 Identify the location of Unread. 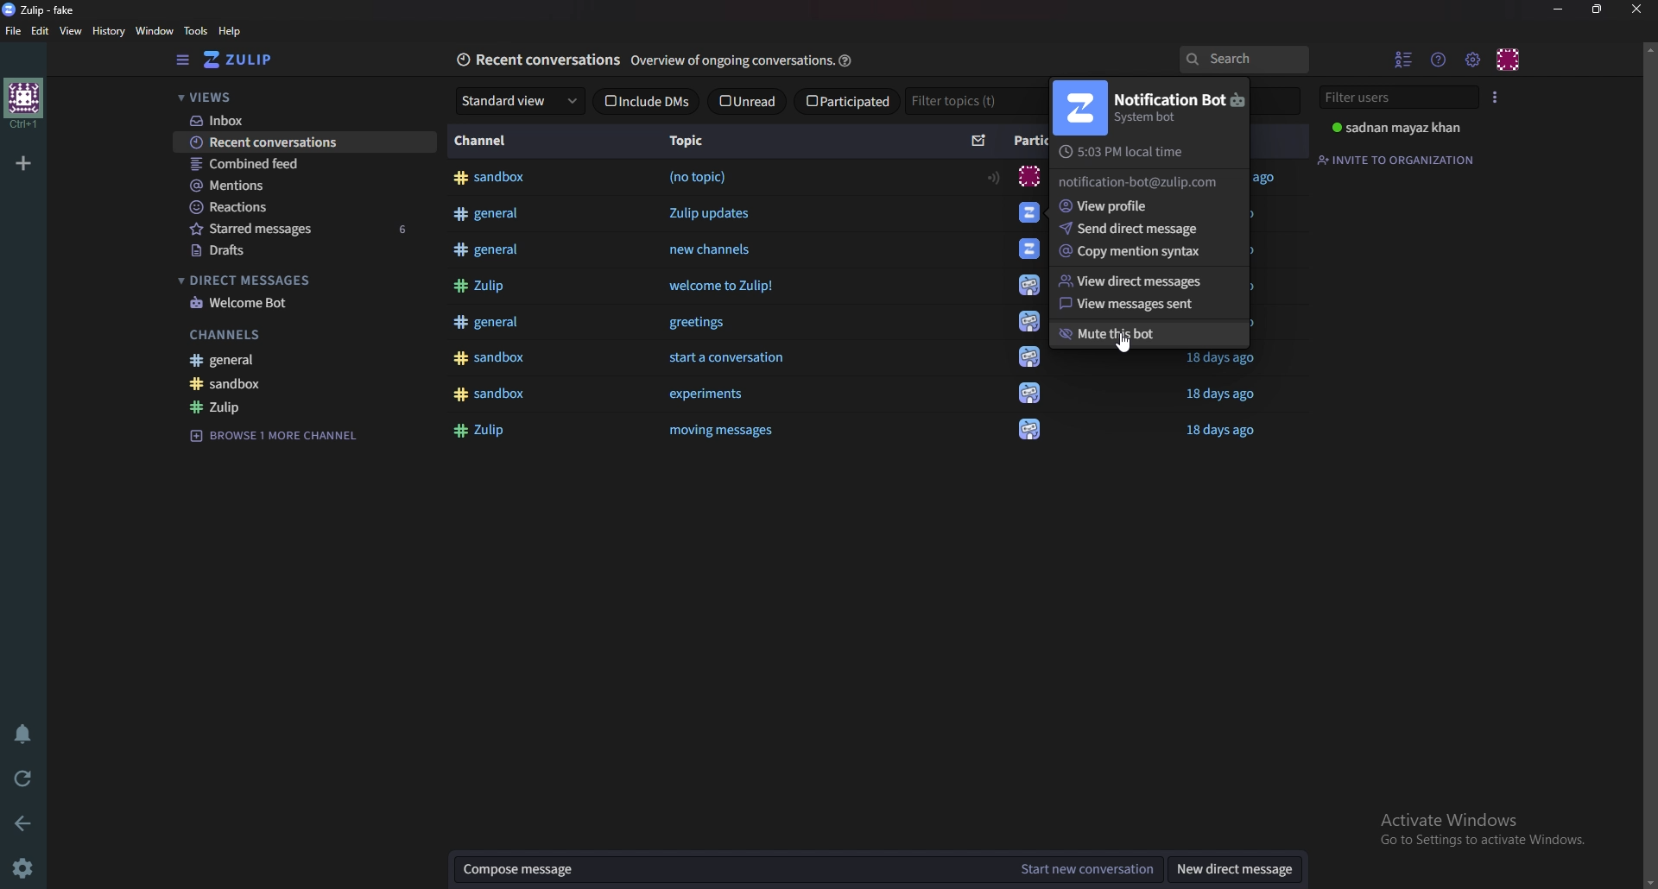
(744, 99).